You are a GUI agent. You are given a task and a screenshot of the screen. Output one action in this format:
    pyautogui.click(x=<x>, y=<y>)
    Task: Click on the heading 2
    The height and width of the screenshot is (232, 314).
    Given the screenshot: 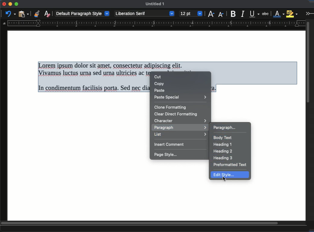 What is the action you would take?
    pyautogui.click(x=223, y=152)
    